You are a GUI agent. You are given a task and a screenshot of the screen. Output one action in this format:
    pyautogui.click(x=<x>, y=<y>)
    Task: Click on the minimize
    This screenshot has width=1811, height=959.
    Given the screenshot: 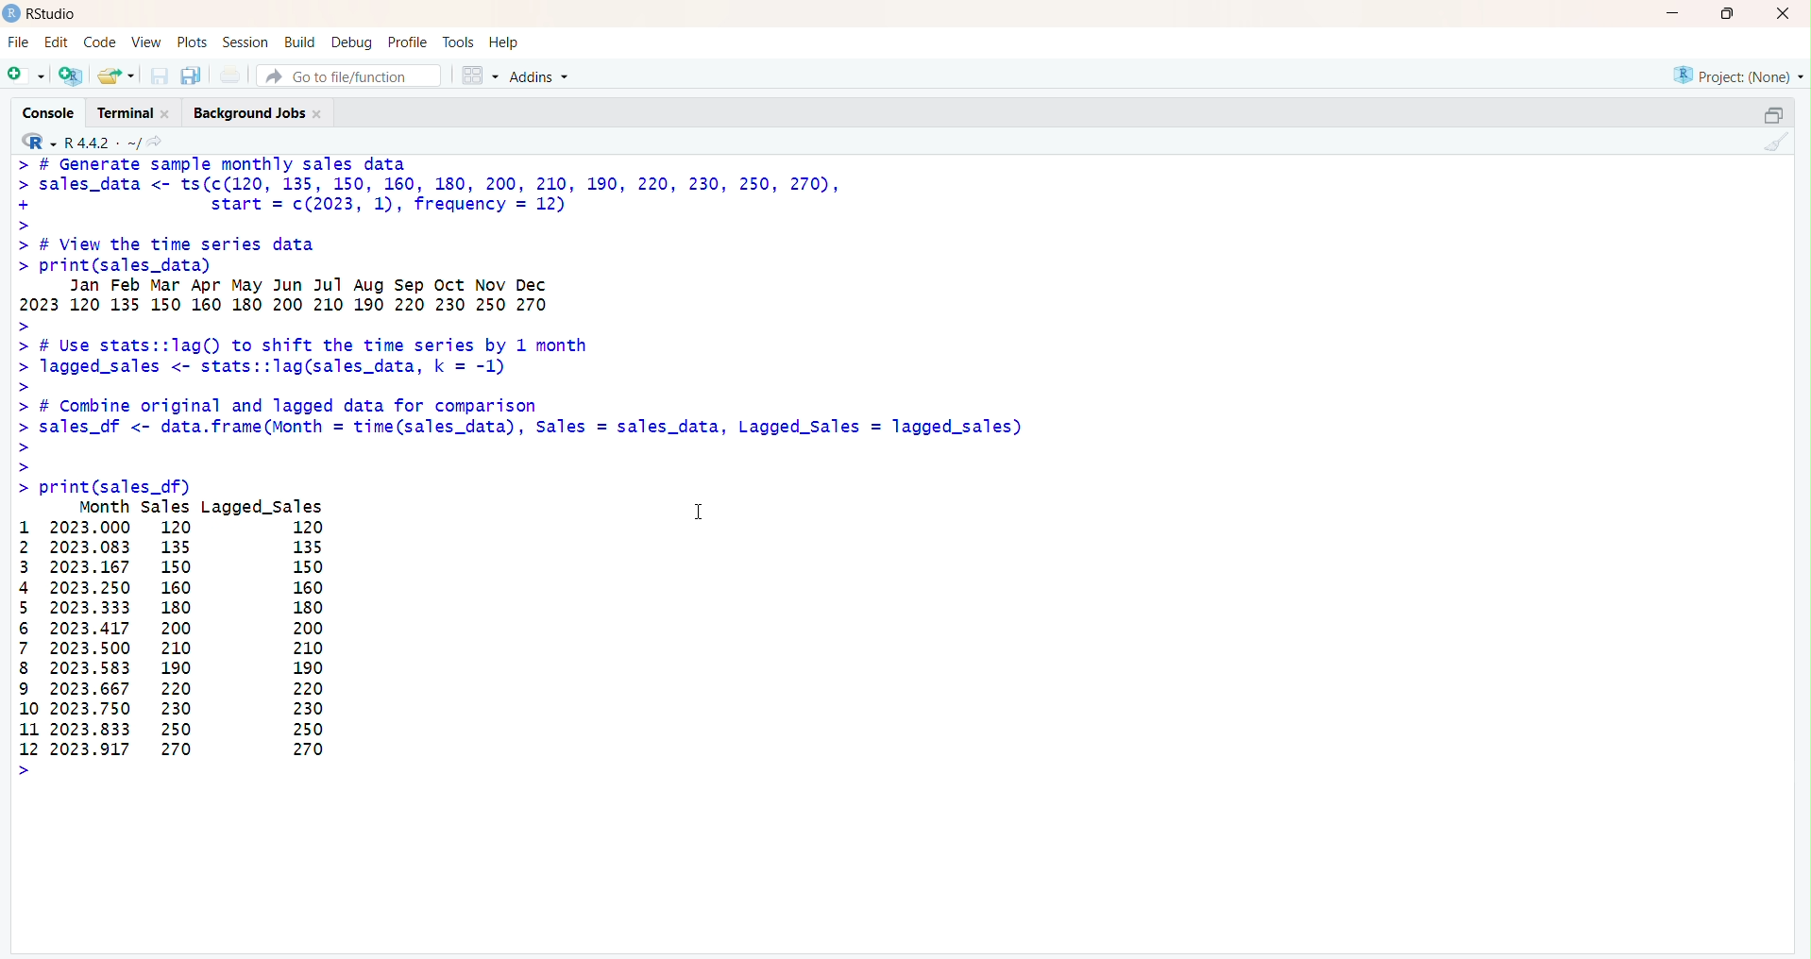 What is the action you would take?
    pyautogui.click(x=1669, y=14)
    